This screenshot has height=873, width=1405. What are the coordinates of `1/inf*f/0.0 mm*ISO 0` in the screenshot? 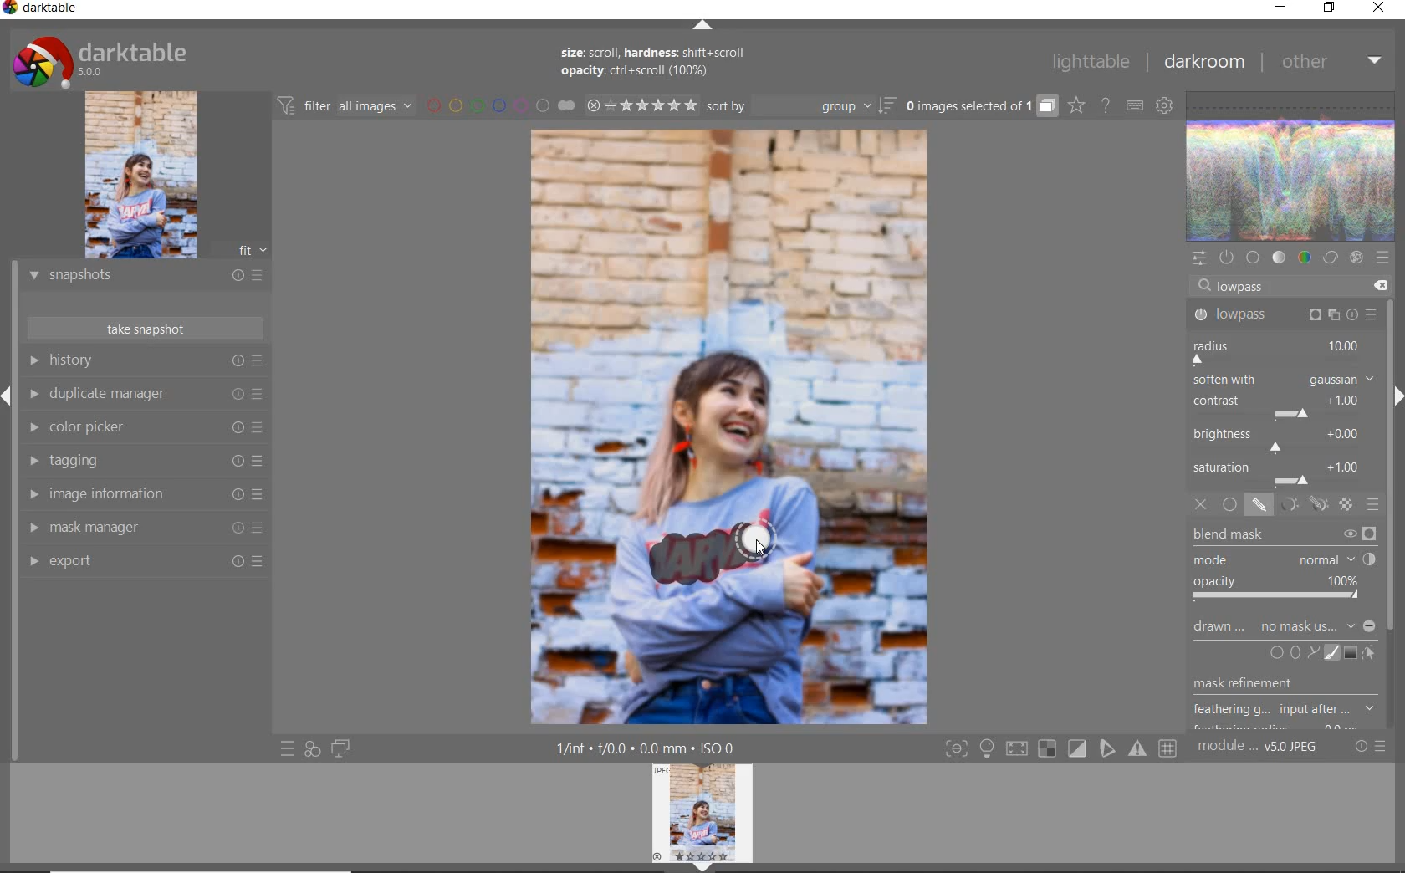 It's located at (650, 748).